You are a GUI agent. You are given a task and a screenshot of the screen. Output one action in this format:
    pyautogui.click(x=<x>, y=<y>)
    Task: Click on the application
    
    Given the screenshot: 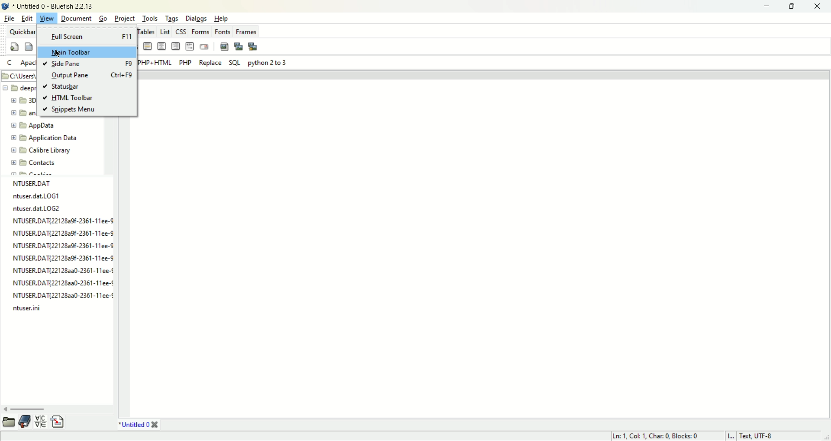 What is the action you would take?
    pyautogui.click(x=46, y=138)
    